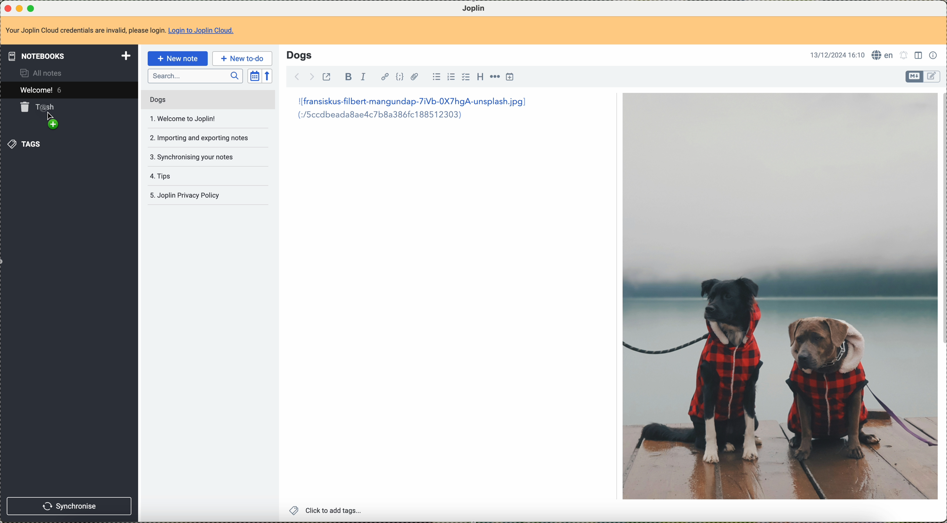 The image size is (947, 523). Describe the element at coordinates (414, 109) in the screenshot. I see `|[fransiskus-filbert-mangundap-7iVb-0X7hgA-unsplash.jpg]
(:/5ccdbeada8ae4c7b8a386fc188512303)` at that location.